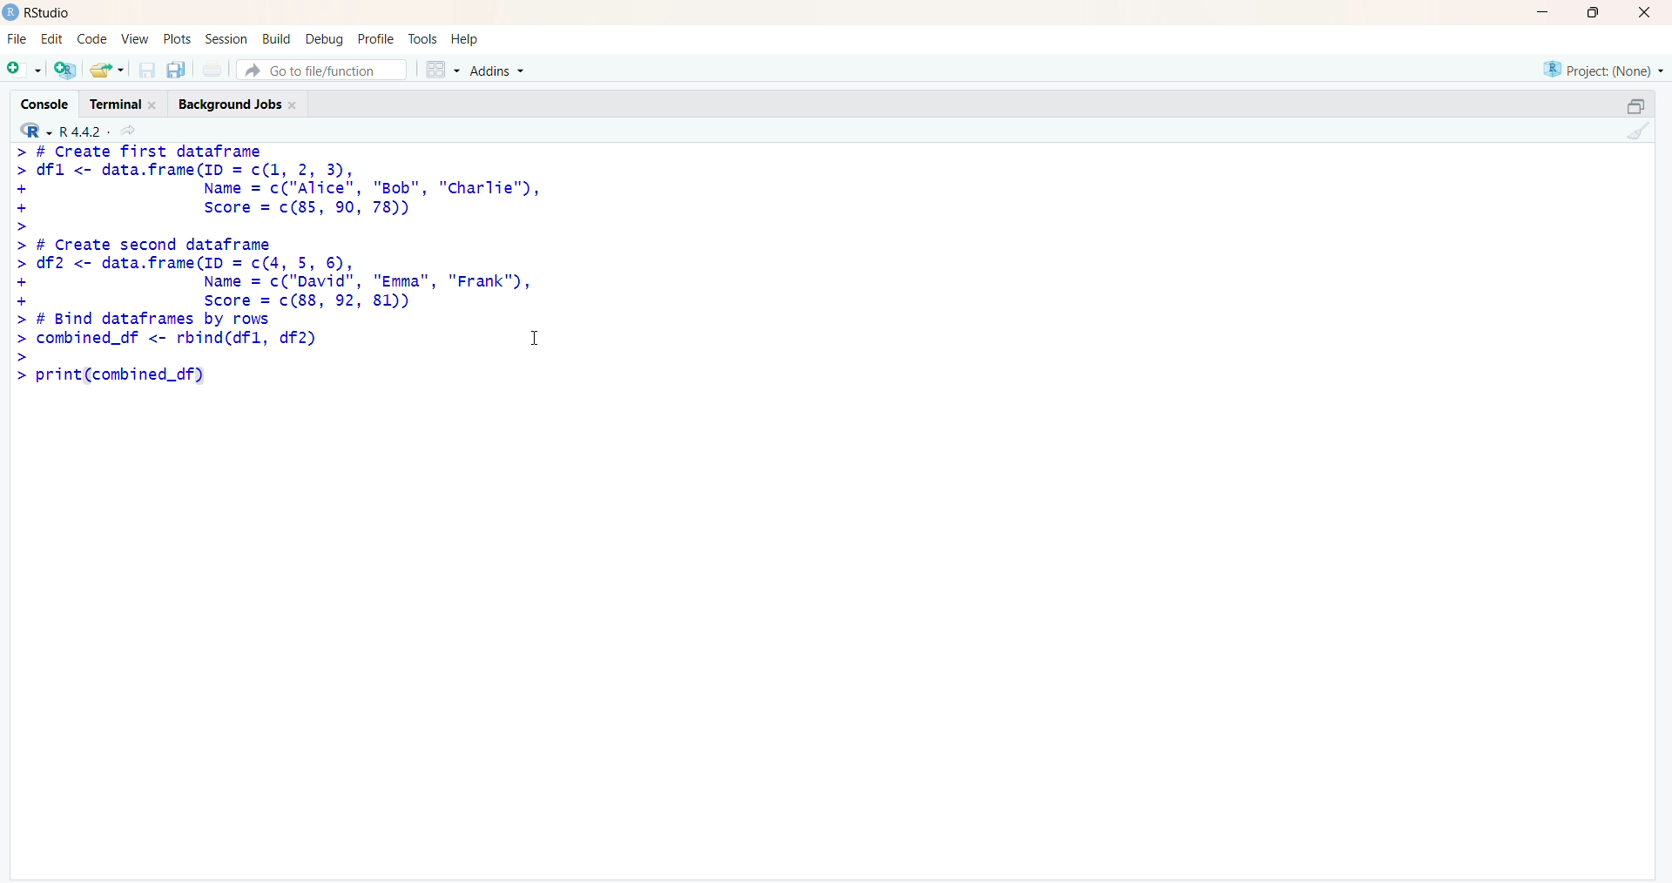 Image resolution: width=1672 pixels, height=883 pixels. What do you see at coordinates (322, 71) in the screenshot?
I see ` Go to file/function` at bounding box center [322, 71].